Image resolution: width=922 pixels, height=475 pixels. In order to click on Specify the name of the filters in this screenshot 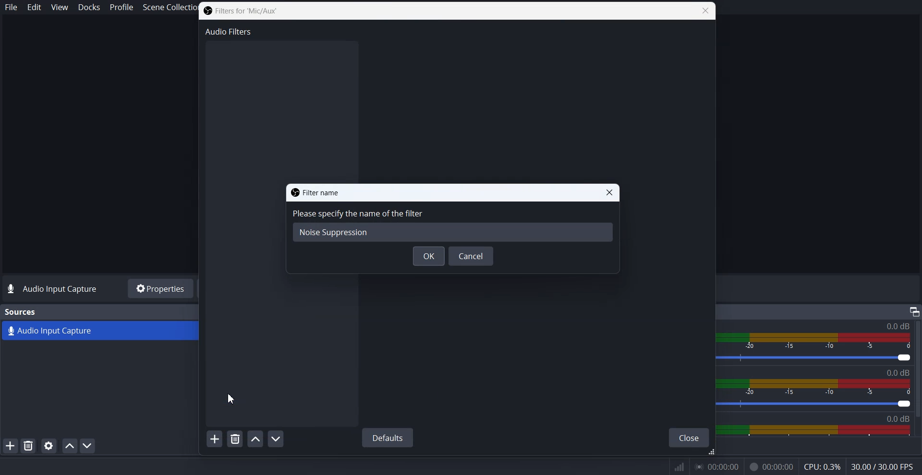, I will do `click(452, 223)`.